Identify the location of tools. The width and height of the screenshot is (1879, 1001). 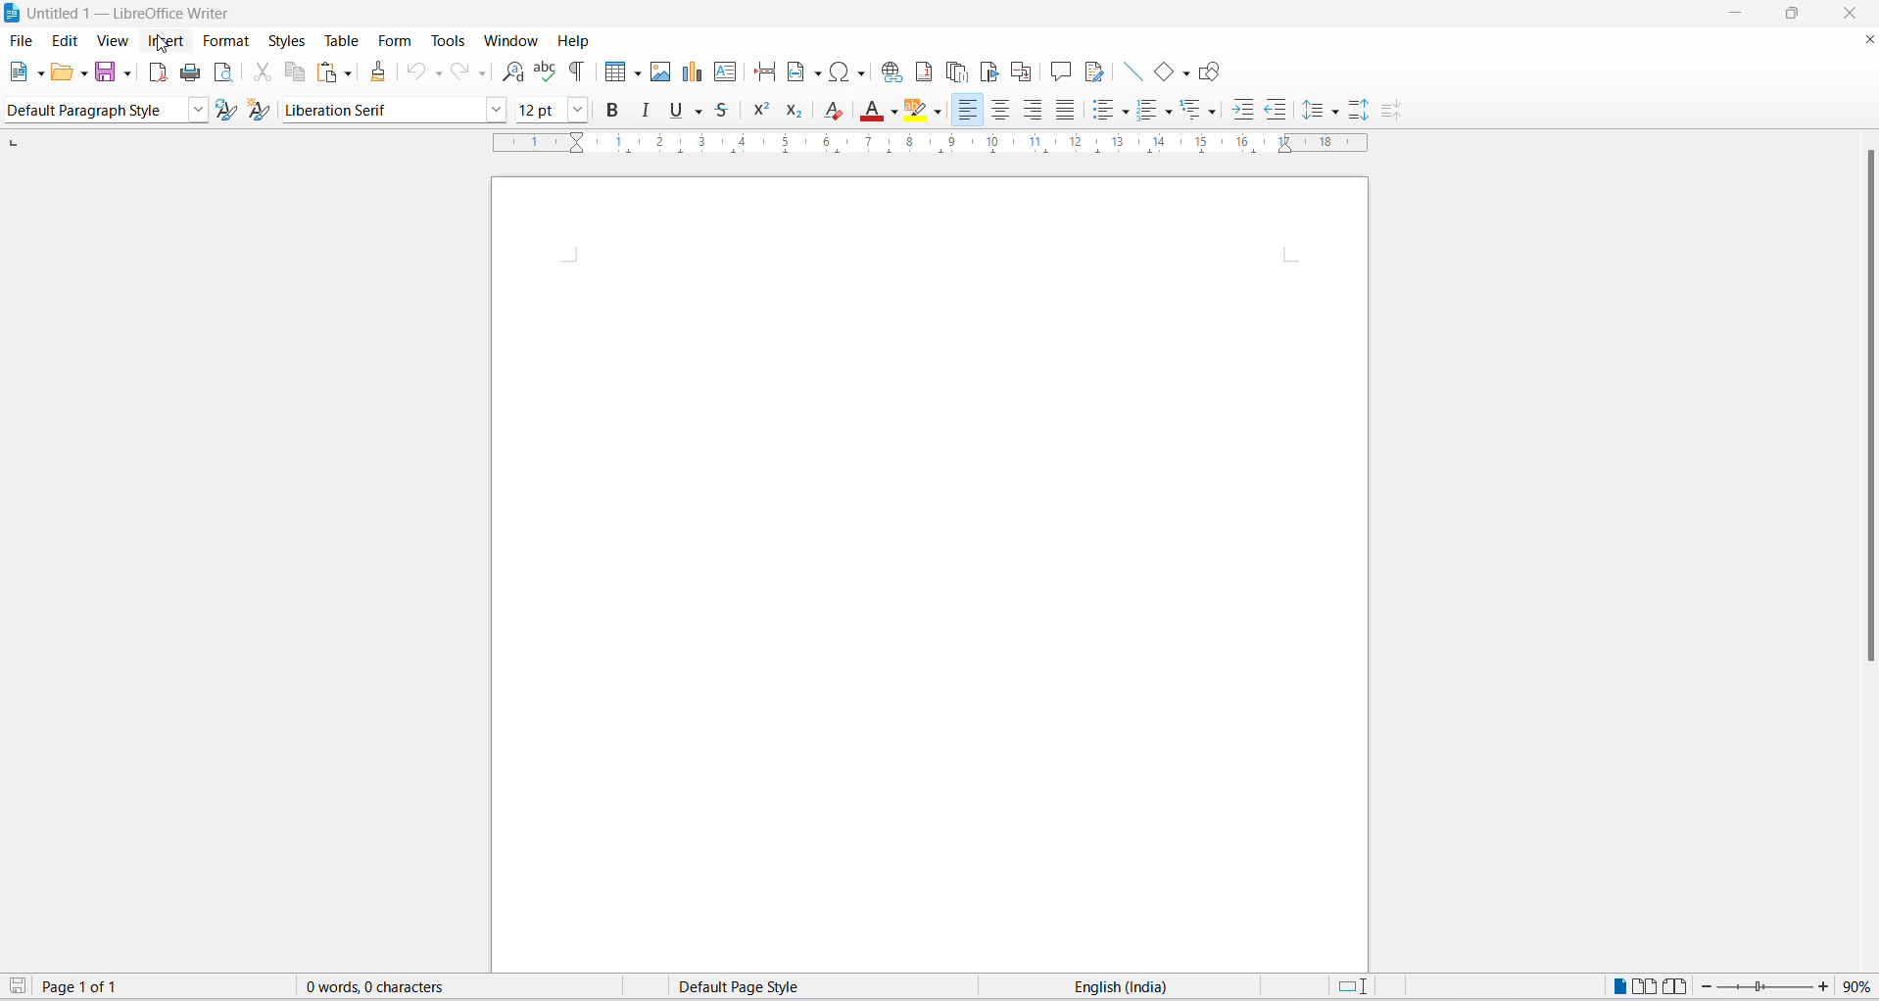
(450, 38).